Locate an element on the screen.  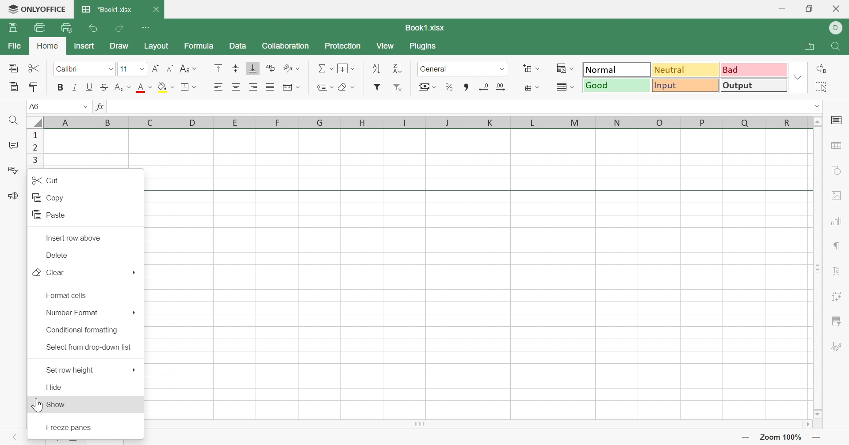
*Book1.xlsx is located at coordinates (107, 8).